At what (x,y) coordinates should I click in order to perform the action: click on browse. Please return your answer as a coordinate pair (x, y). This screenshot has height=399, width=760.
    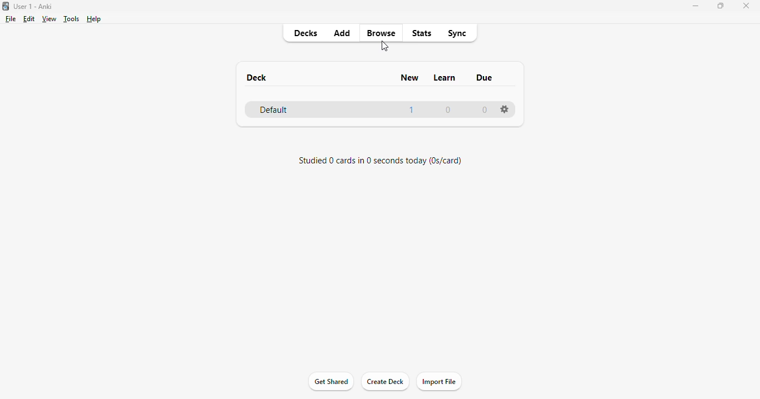
    Looking at the image, I should click on (381, 33).